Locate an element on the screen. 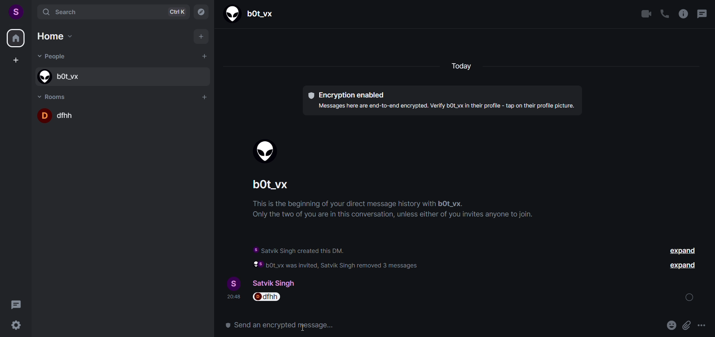 The height and width of the screenshot is (337, 715). expand is located at coordinates (683, 267).